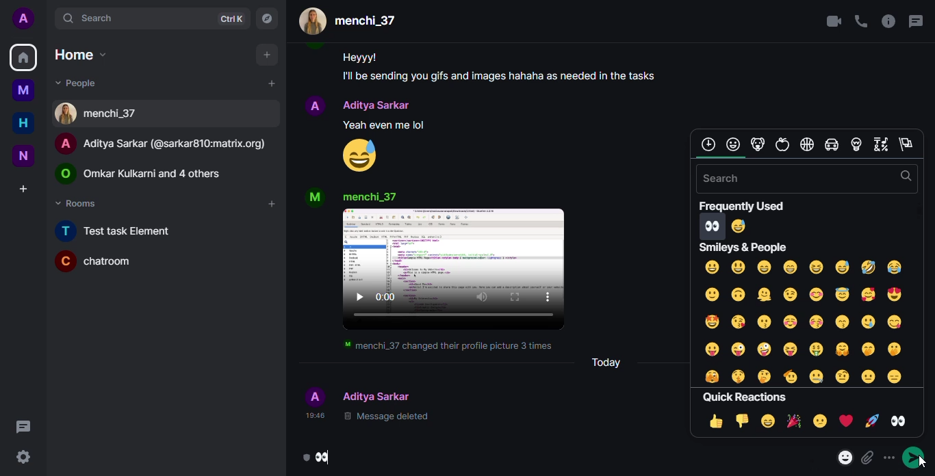 The width and height of the screenshot is (935, 476). I want to click on message deleted, so click(387, 417).